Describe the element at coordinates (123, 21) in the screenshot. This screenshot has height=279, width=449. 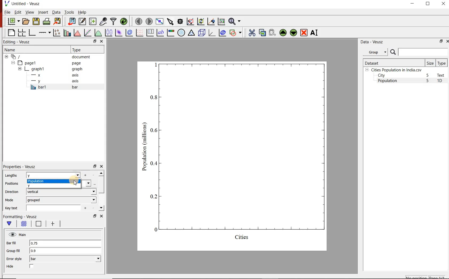
I see `reload linked datasets` at that location.